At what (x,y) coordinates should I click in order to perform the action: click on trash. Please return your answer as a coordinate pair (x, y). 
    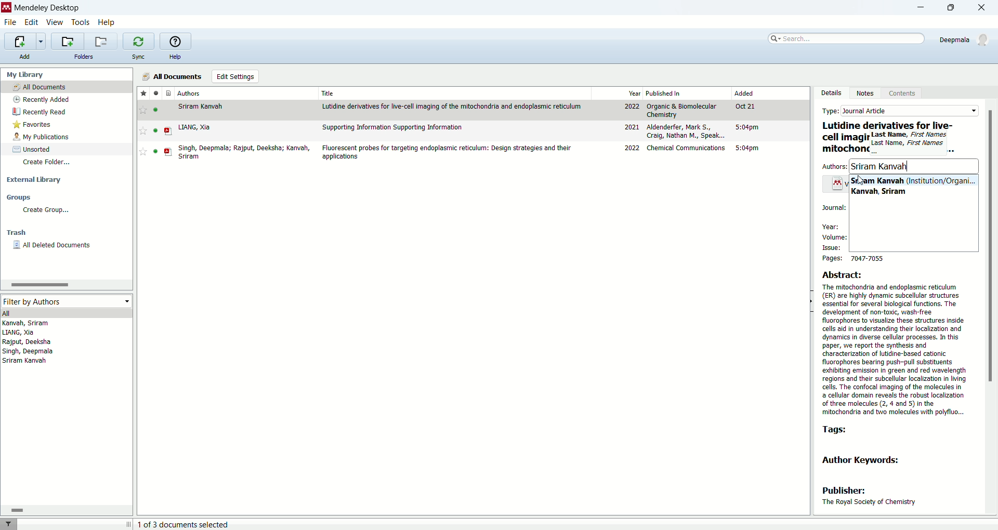
    Looking at the image, I should click on (17, 231).